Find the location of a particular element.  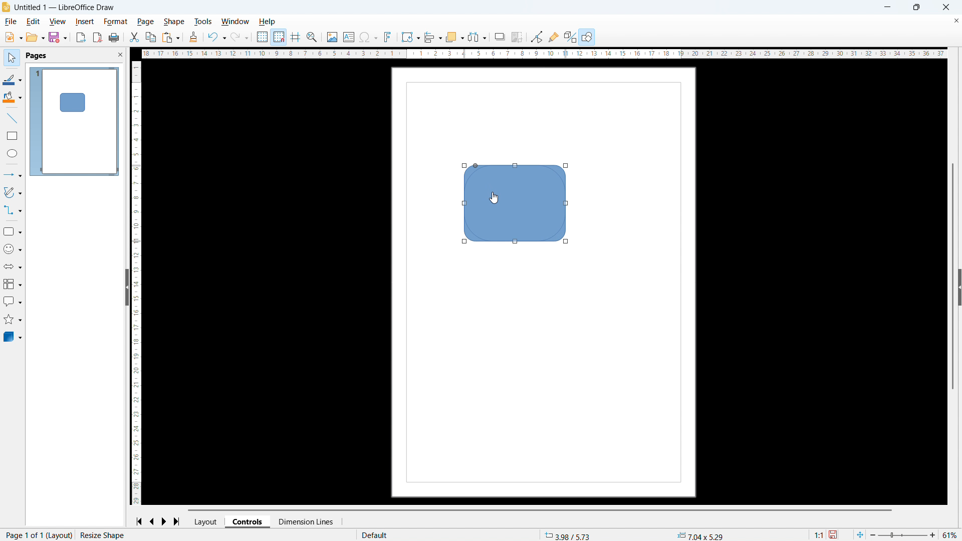

Insert symbols  is located at coordinates (368, 38).